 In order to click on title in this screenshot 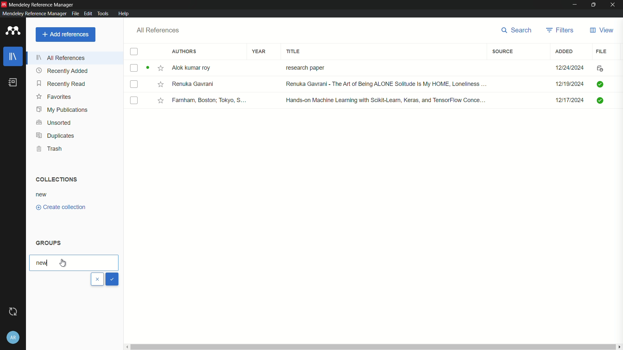, I will do `click(294, 52)`.